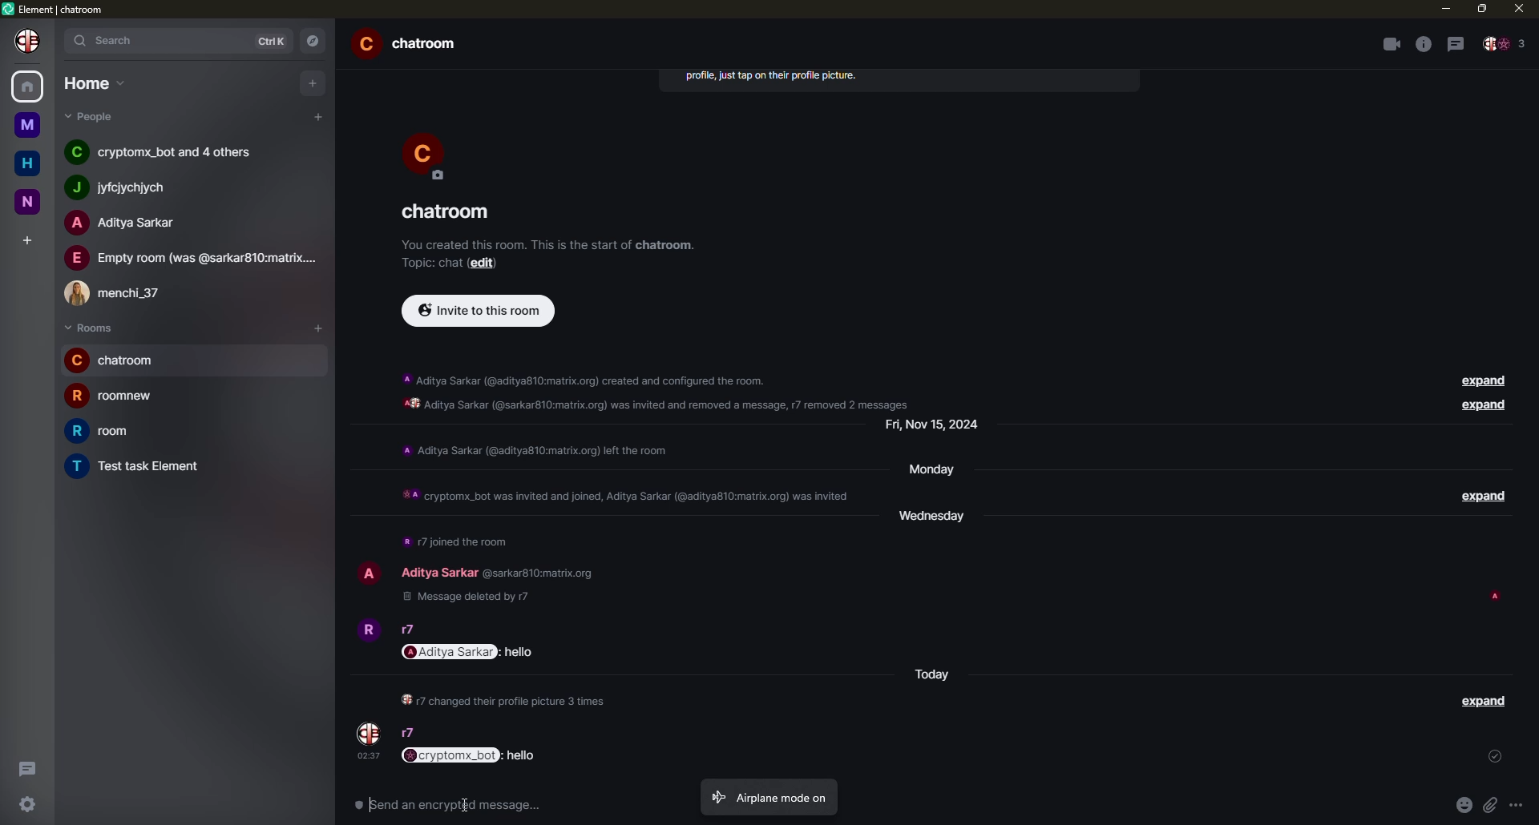  What do you see at coordinates (410, 44) in the screenshot?
I see `room` at bounding box center [410, 44].